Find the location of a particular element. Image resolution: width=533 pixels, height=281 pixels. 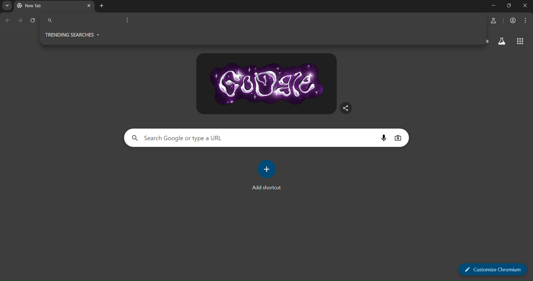

add shortcut is located at coordinates (268, 174).